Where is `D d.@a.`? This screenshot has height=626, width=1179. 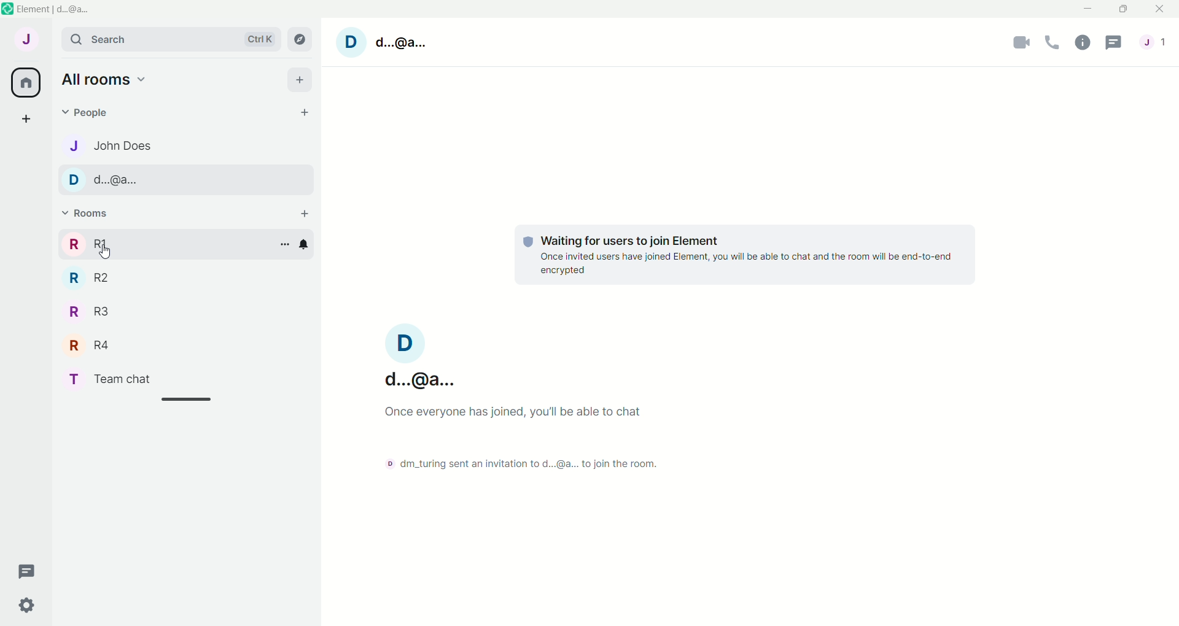
D d.@a. is located at coordinates (104, 180).